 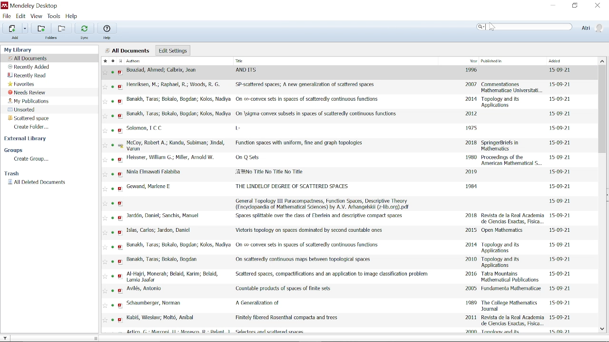 I want to click on Add to favorite, so click(x=105, y=276).